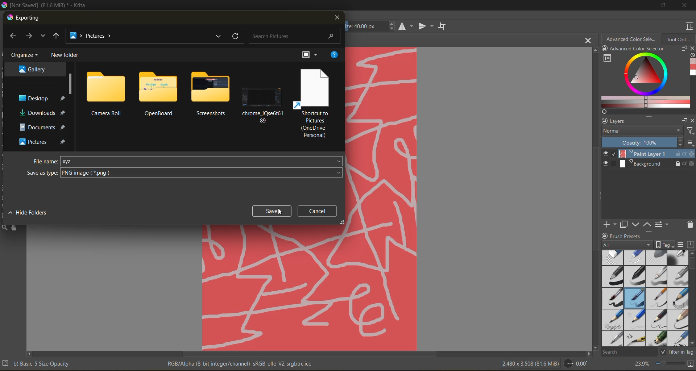 The height and width of the screenshot is (371, 696). What do you see at coordinates (692, 298) in the screenshot?
I see `vertical scroll bar` at bounding box center [692, 298].